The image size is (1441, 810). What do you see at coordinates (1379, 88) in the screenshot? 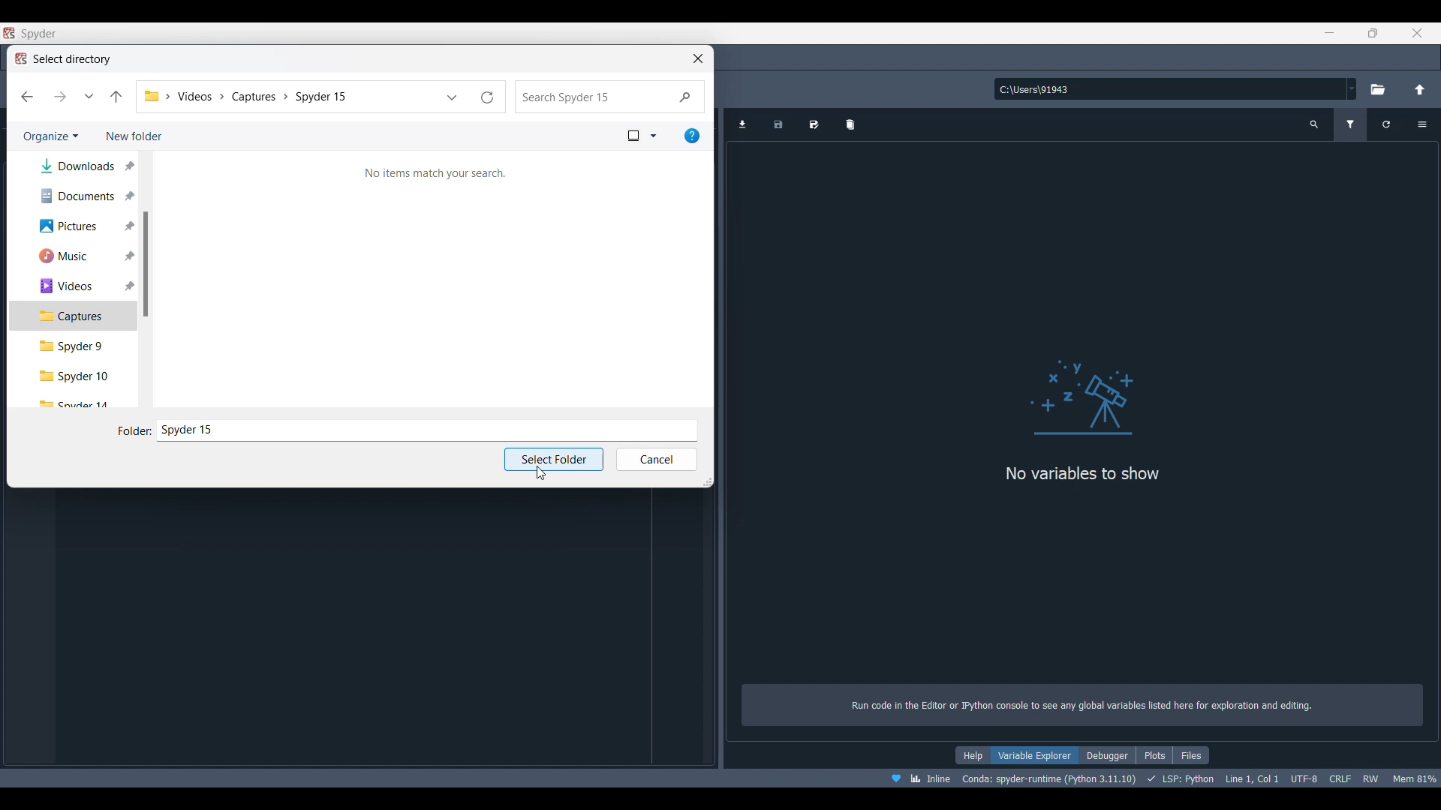
I see `Browse a working directory, highlighted by cursor` at bounding box center [1379, 88].